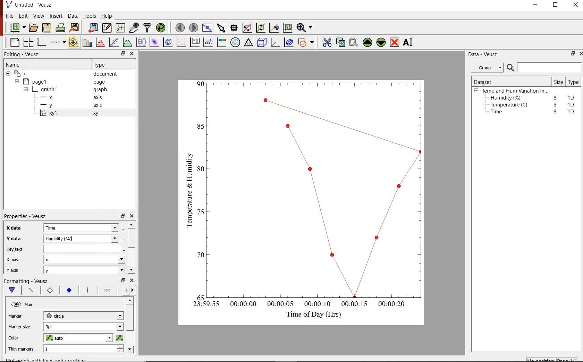  Describe the element at coordinates (14, 42) in the screenshot. I see `blank page` at that location.